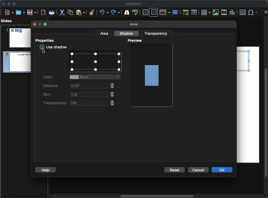  Describe the element at coordinates (8, 21) in the screenshot. I see `Slides` at that location.